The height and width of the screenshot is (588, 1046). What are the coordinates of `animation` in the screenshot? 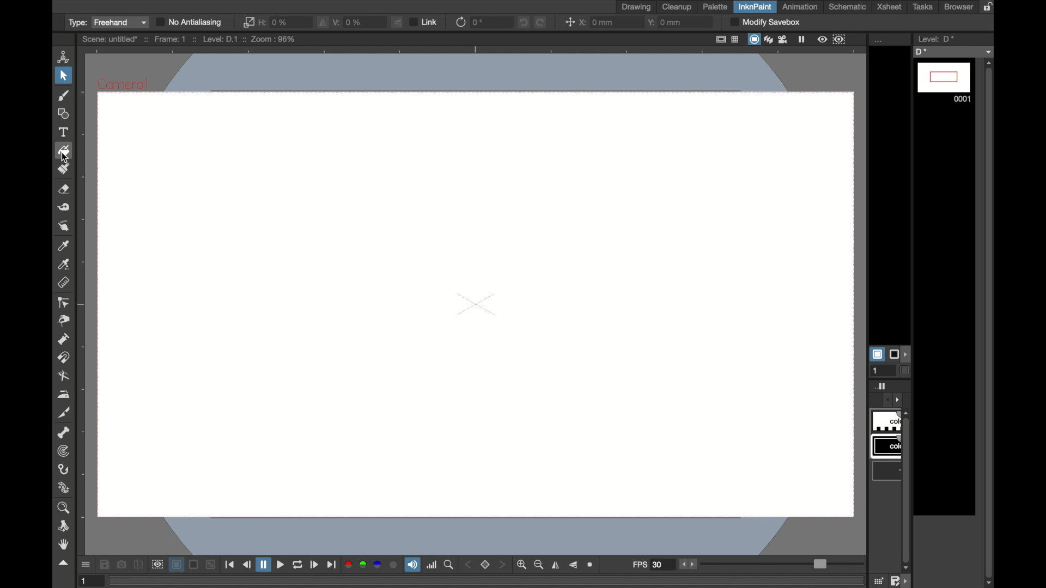 It's located at (799, 7).